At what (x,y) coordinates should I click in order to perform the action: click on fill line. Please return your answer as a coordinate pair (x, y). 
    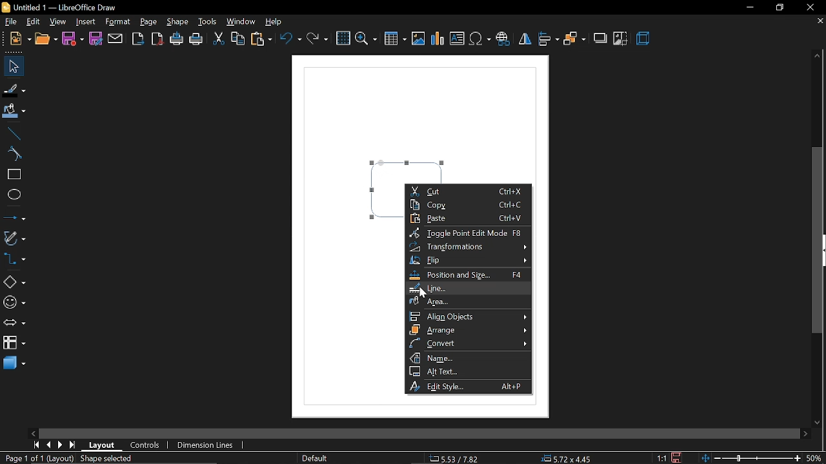
    Looking at the image, I should click on (14, 89).